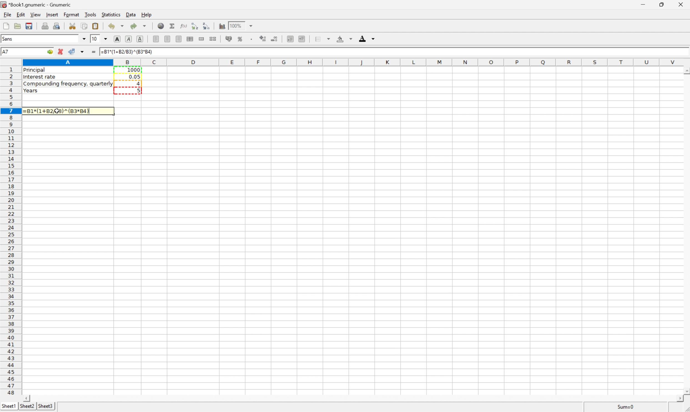 This screenshot has height=412, width=690. Describe the element at coordinates (28, 408) in the screenshot. I see `sheet2` at that location.